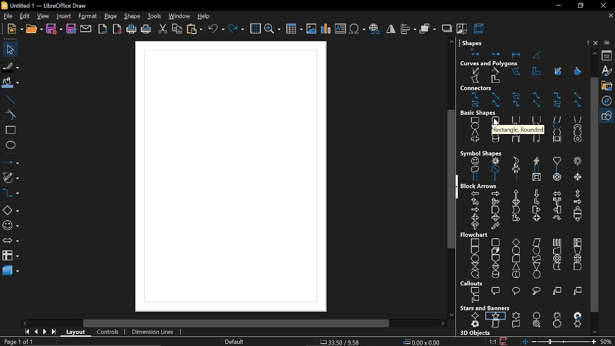 The image size is (615, 346). I want to click on basic shapes, so click(484, 113).